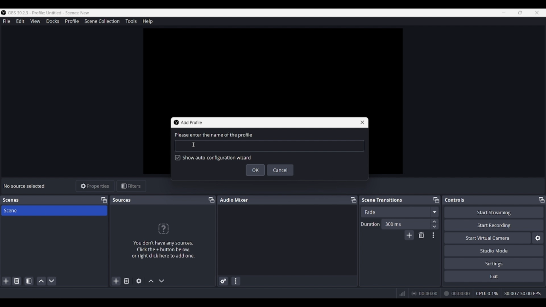 The height and width of the screenshot is (307, 546). What do you see at coordinates (370, 224) in the screenshot?
I see `Indicates duration` at bounding box center [370, 224].